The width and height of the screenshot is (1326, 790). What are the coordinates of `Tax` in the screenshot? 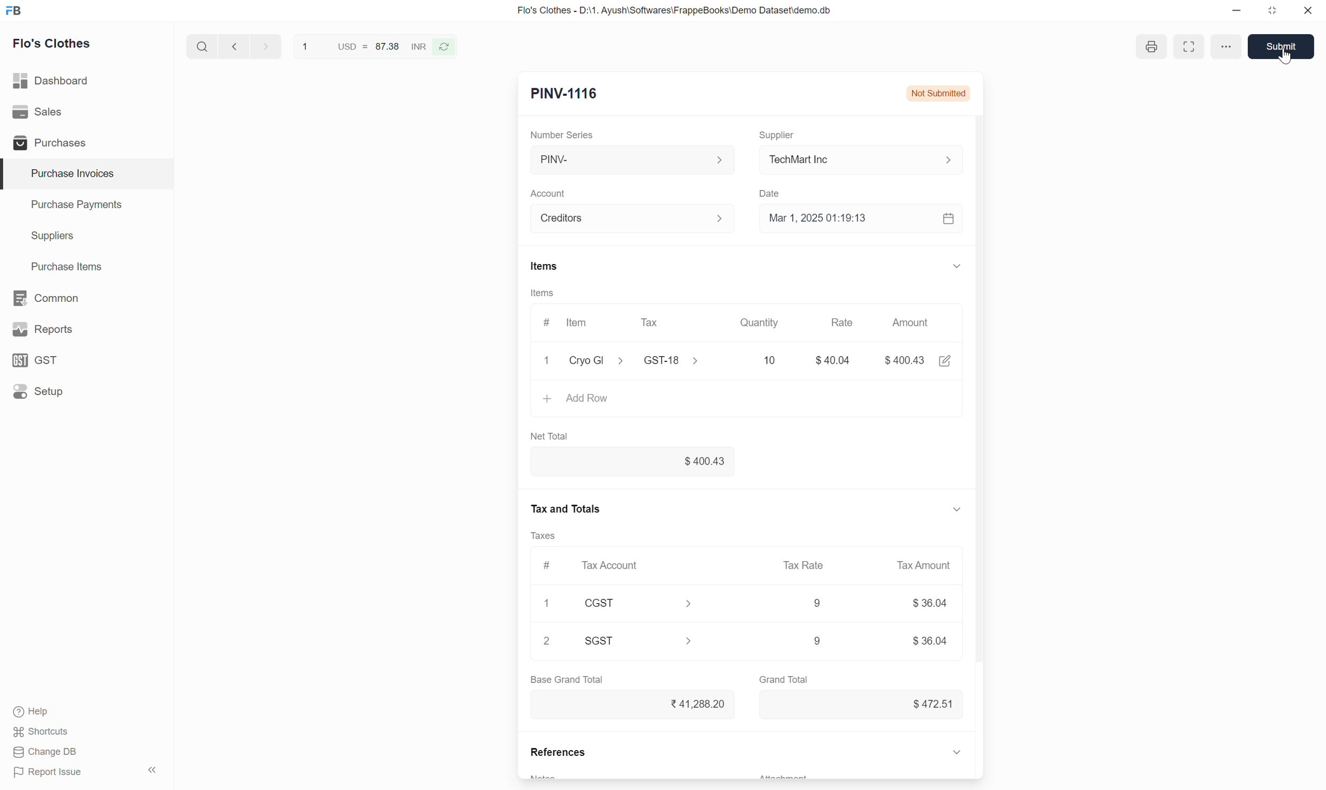 It's located at (652, 322).